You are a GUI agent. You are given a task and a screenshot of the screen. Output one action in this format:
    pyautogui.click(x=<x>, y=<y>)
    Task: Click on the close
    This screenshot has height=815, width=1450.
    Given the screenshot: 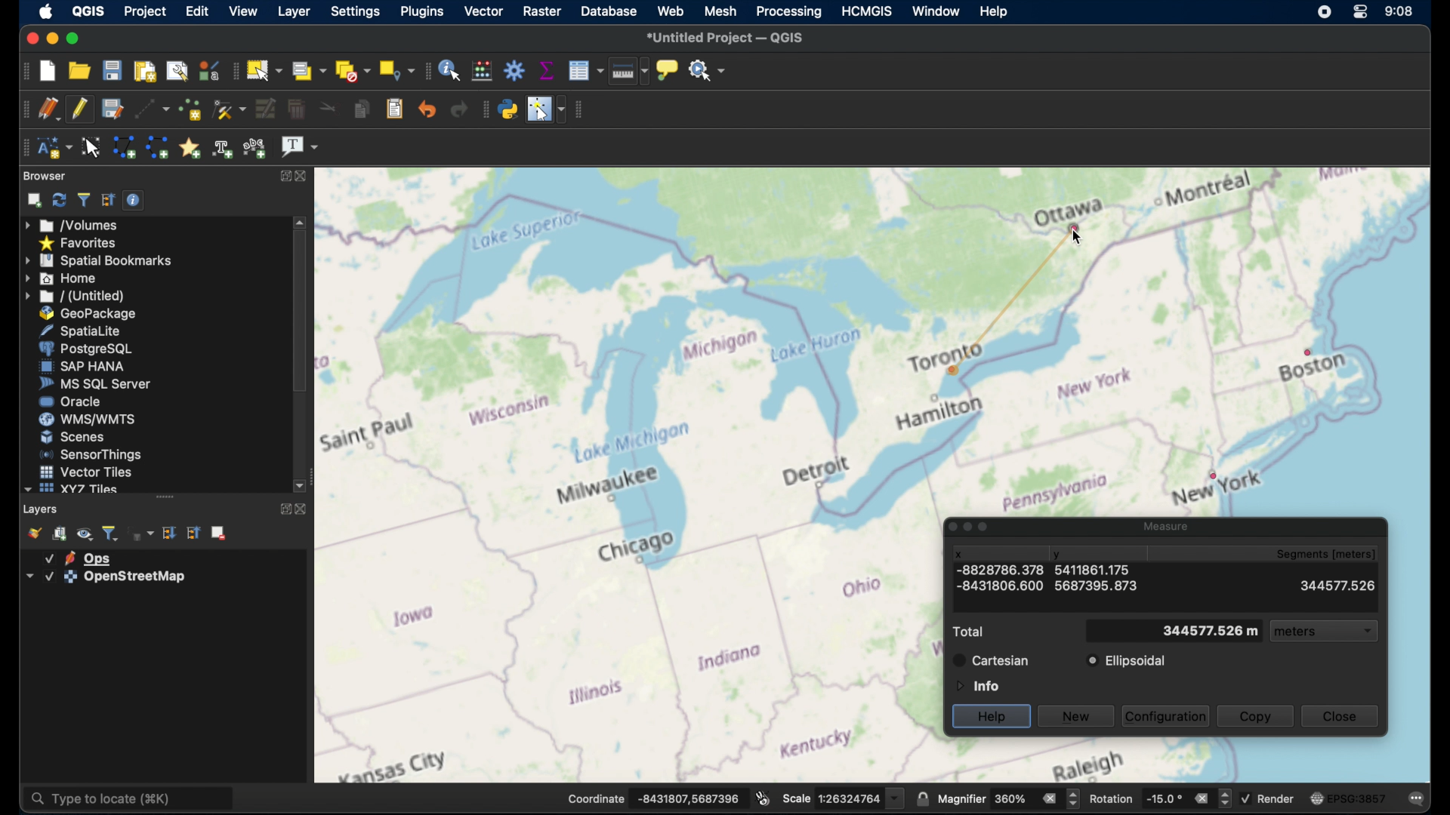 What is the action you would take?
    pyautogui.click(x=31, y=35)
    